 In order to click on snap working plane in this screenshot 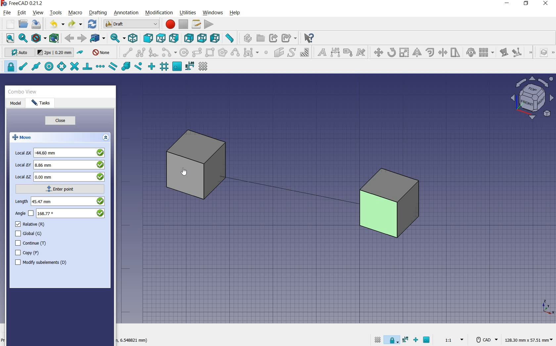, I will do `click(427, 340)`.